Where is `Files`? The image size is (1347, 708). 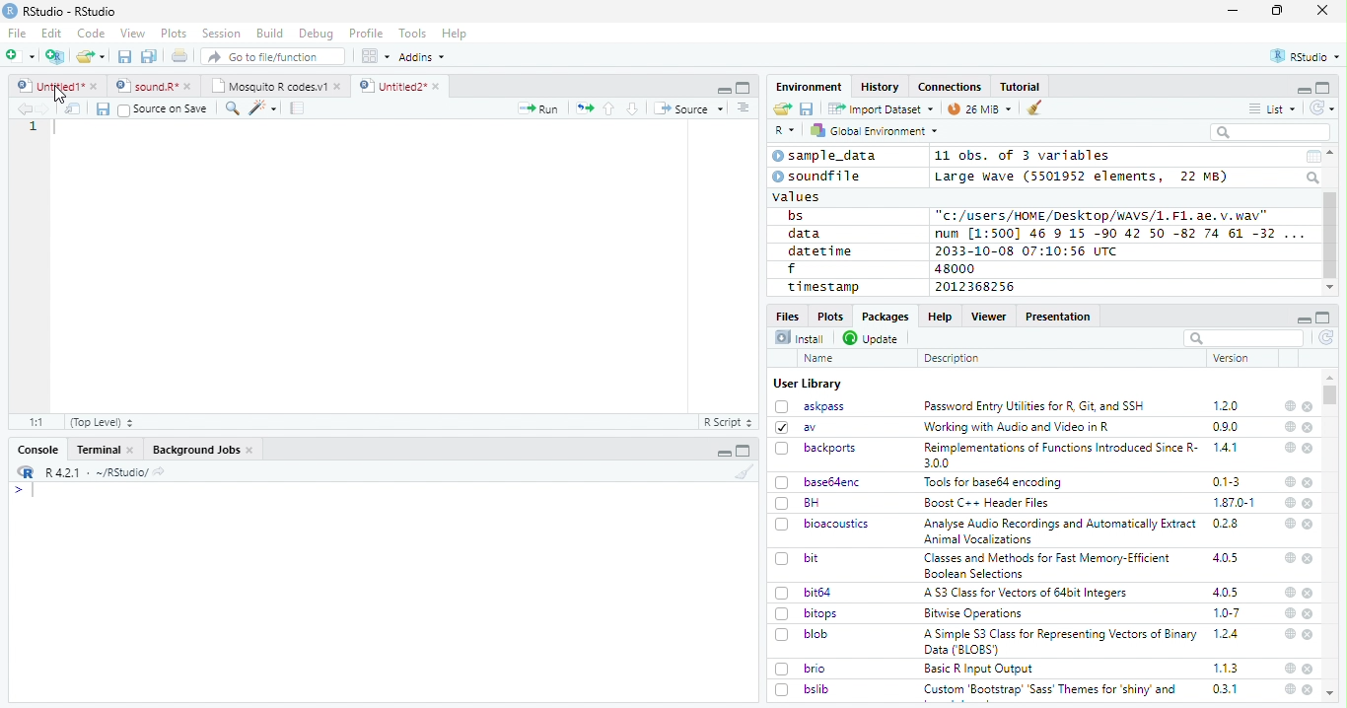
Files is located at coordinates (789, 315).